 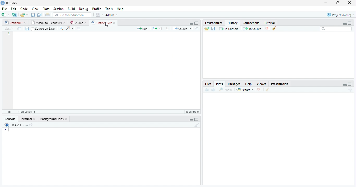 What do you see at coordinates (161, 29) in the screenshot?
I see `Go to previous section/chunk` at bounding box center [161, 29].